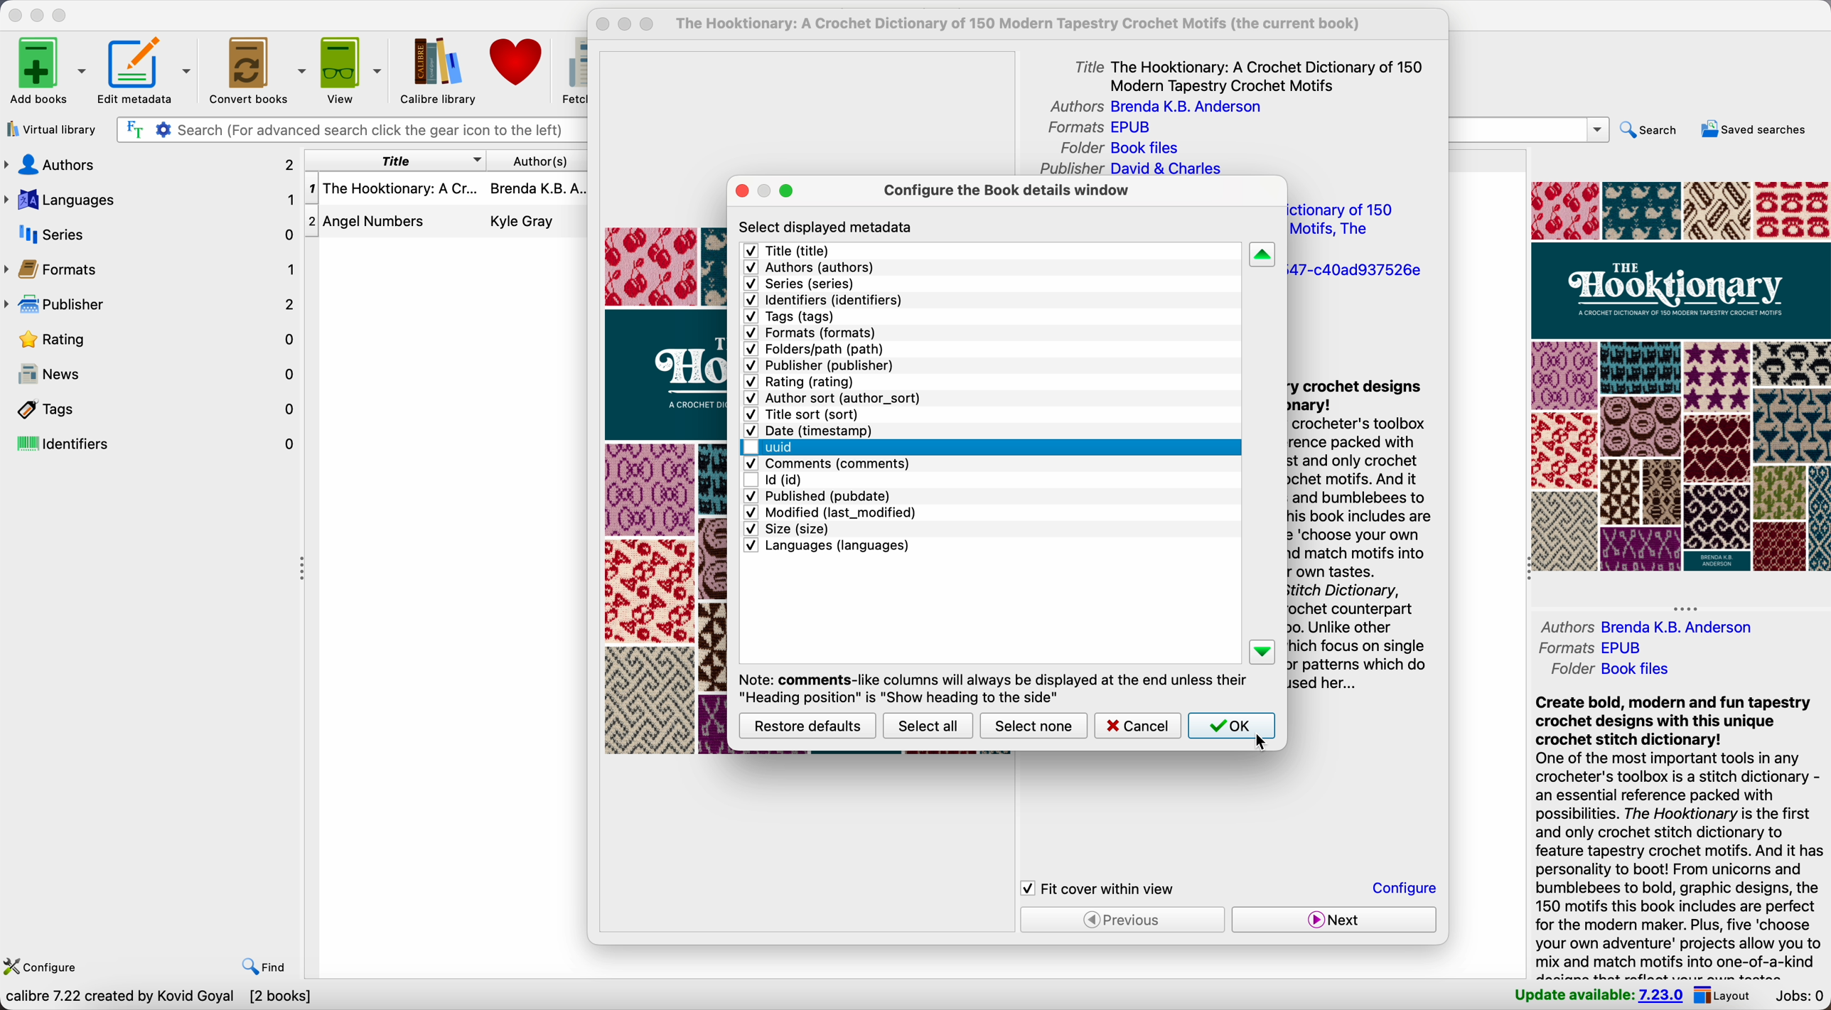  What do you see at coordinates (628, 25) in the screenshot?
I see `disable minimize popup` at bounding box center [628, 25].